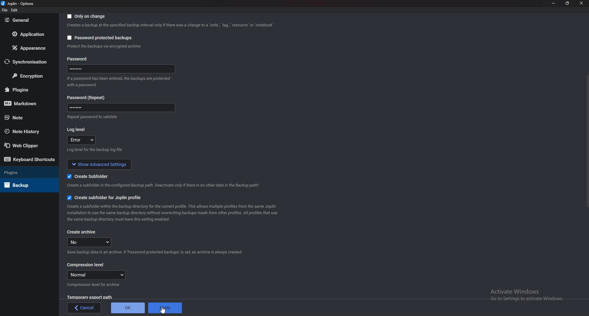 The height and width of the screenshot is (316, 589). What do you see at coordinates (86, 176) in the screenshot?
I see `create sub folder` at bounding box center [86, 176].